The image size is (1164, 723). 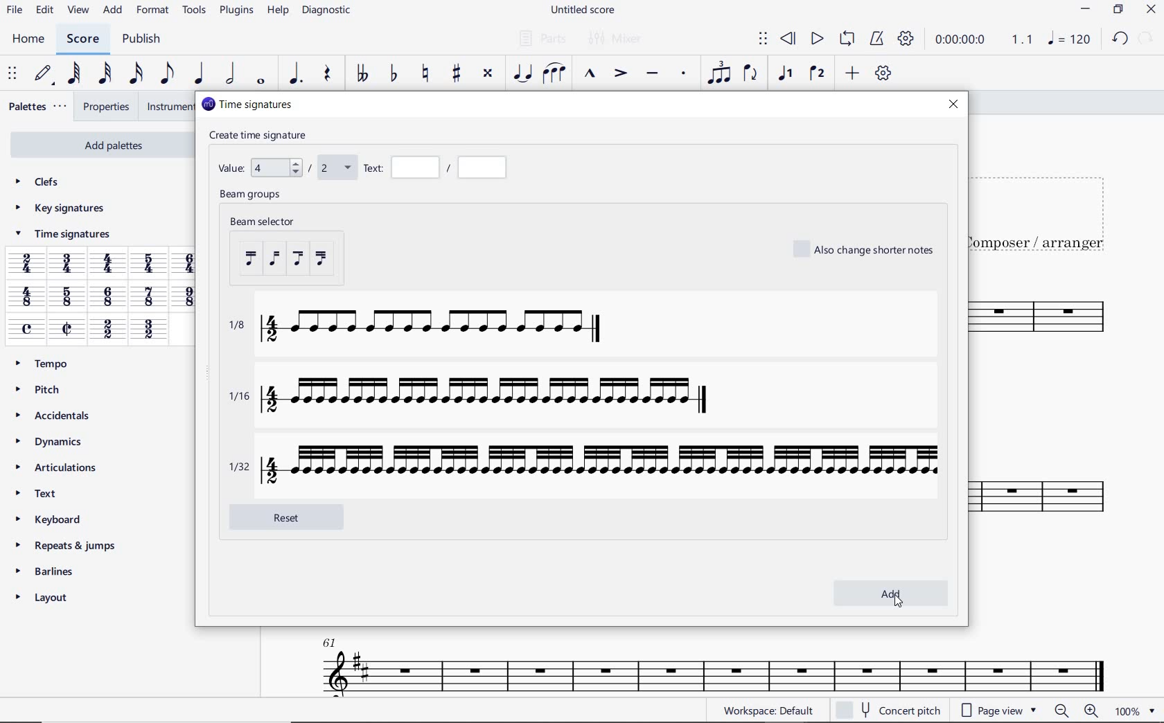 What do you see at coordinates (192, 10) in the screenshot?
I see `TOOLS` at bounding box center [192, 10].